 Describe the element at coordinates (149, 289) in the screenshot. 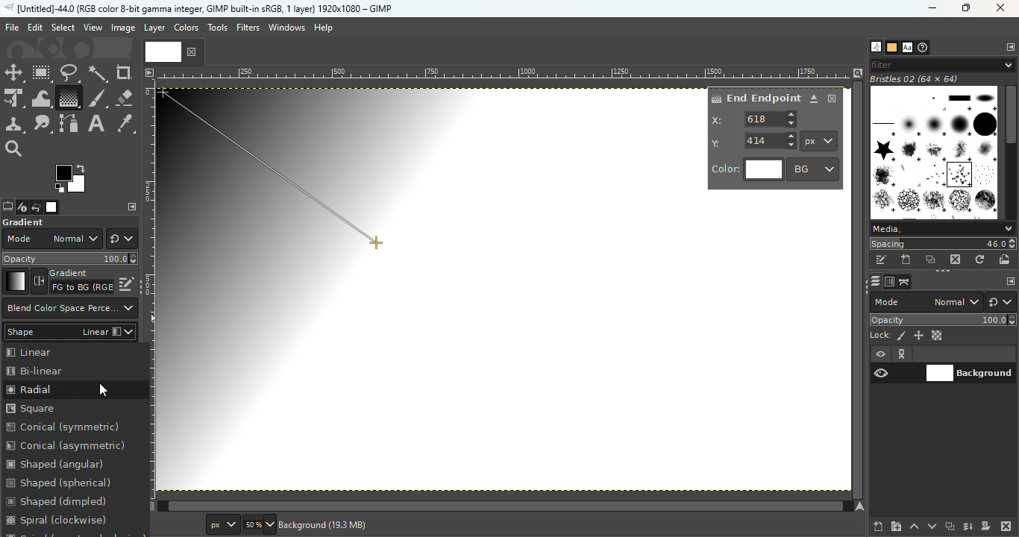

I see `Vertical ruler` at that location.